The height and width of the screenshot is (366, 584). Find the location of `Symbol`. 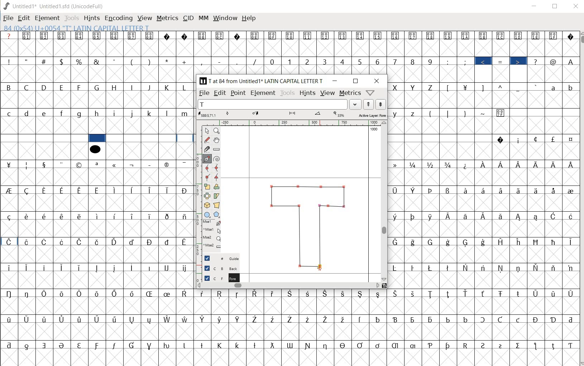

Symbol is located at coordinates (133, 345).